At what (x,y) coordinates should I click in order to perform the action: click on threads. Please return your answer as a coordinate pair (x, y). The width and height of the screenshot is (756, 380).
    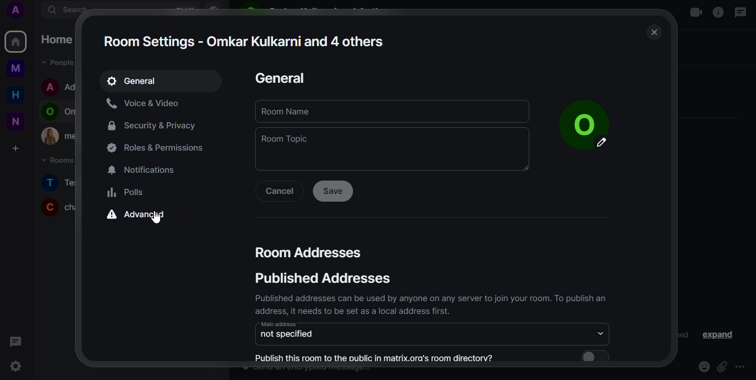
    Looking at the image, I should click on (742, 13).